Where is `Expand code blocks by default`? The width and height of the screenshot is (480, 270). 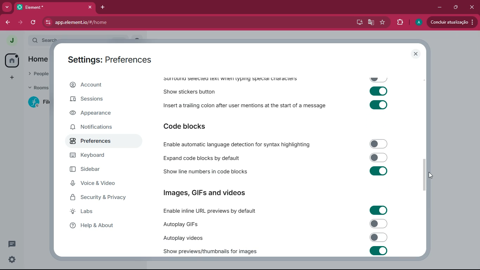 Expand code blocks by default is located at coordinates (274, 157).